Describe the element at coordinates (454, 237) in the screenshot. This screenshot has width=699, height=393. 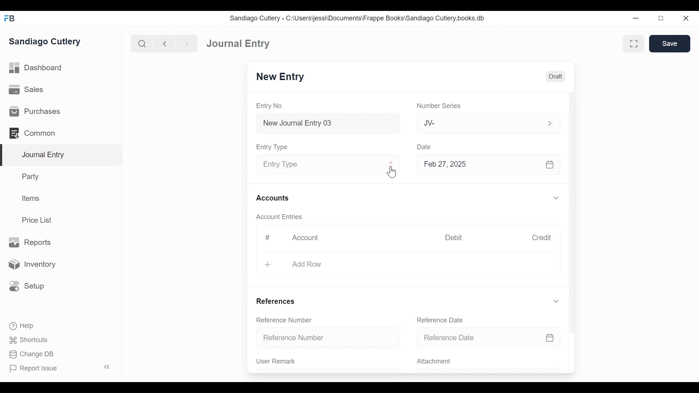
I see `Debit` at that location.